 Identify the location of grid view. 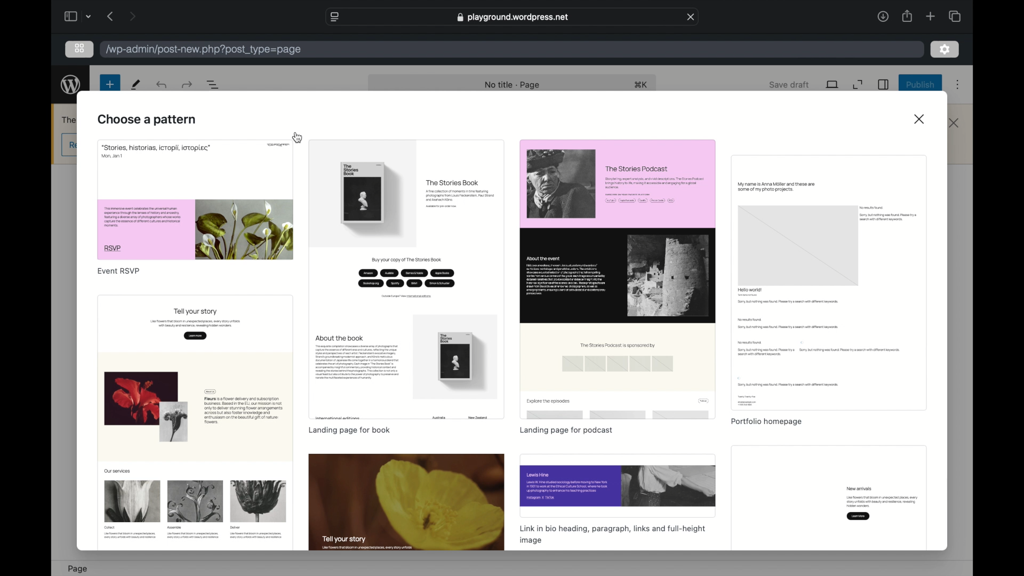
(79, 48).